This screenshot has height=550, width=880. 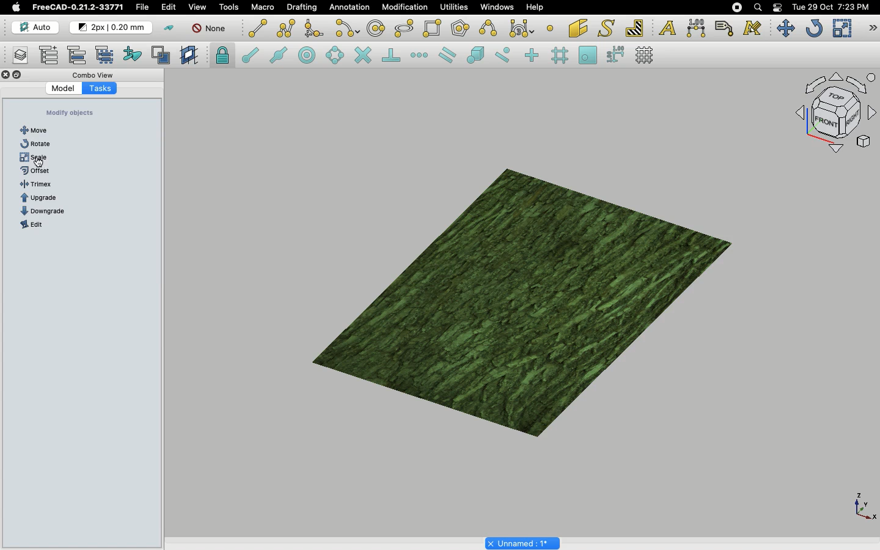 What do you see at coordinates (64, 89) in the screenshot?
I see `Model` at bounding box center [64, 89].